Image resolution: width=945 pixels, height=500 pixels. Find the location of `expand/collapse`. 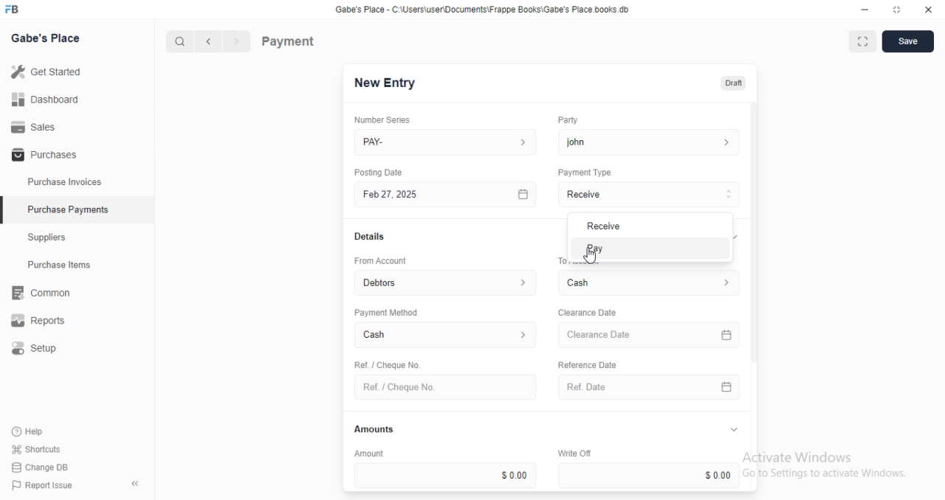

expand/collapse is located at coordinates (733, 430).